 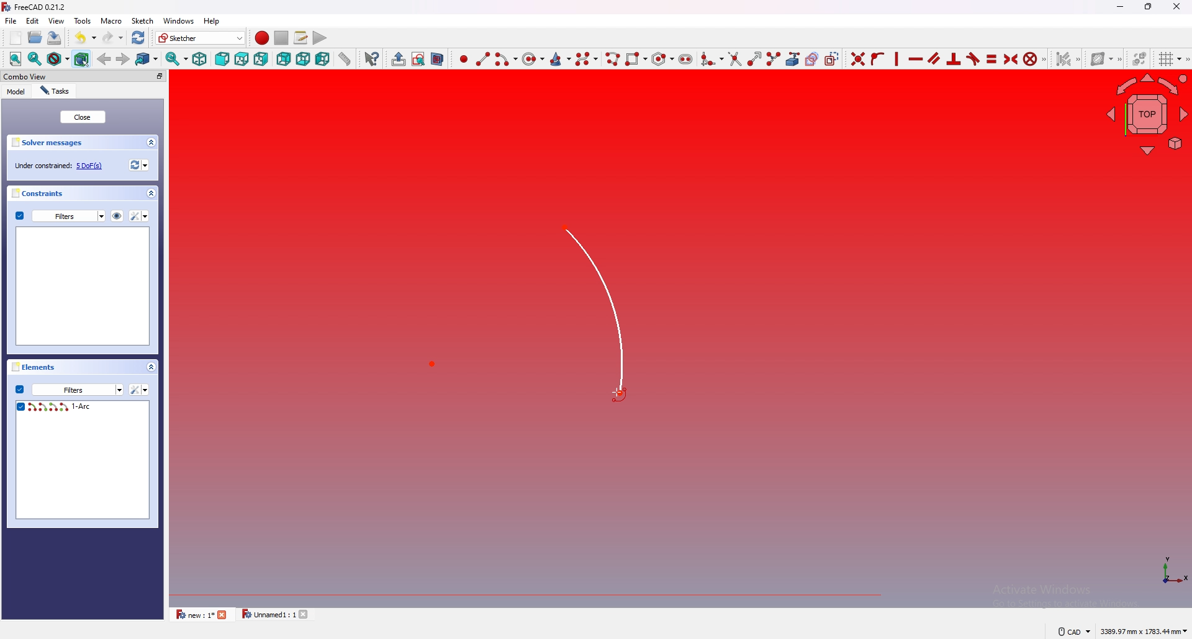 I want to click on close, so click(x=223, y=615).